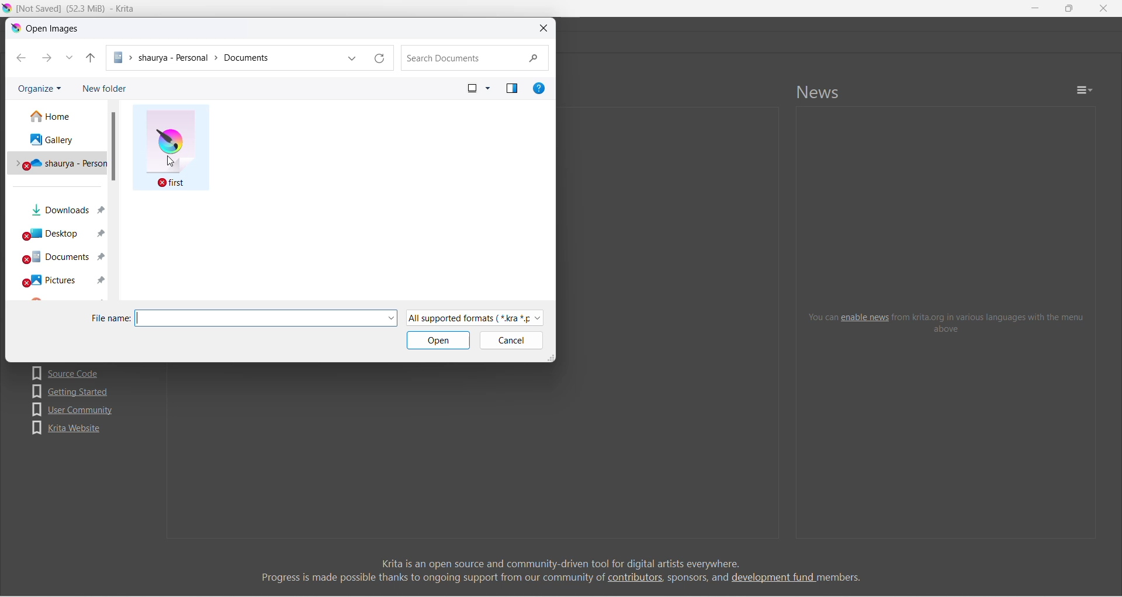 This screenshot has height=597, width=1122. What do you see at coordinates (57, 161) in the screenshot?
I see `personal drive` at bounding box center [57, 161].